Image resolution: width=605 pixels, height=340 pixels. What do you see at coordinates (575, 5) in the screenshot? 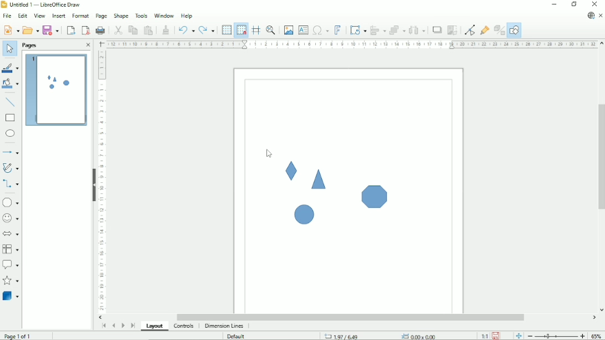
I see `Restore down` at bounding box center [575, 5].